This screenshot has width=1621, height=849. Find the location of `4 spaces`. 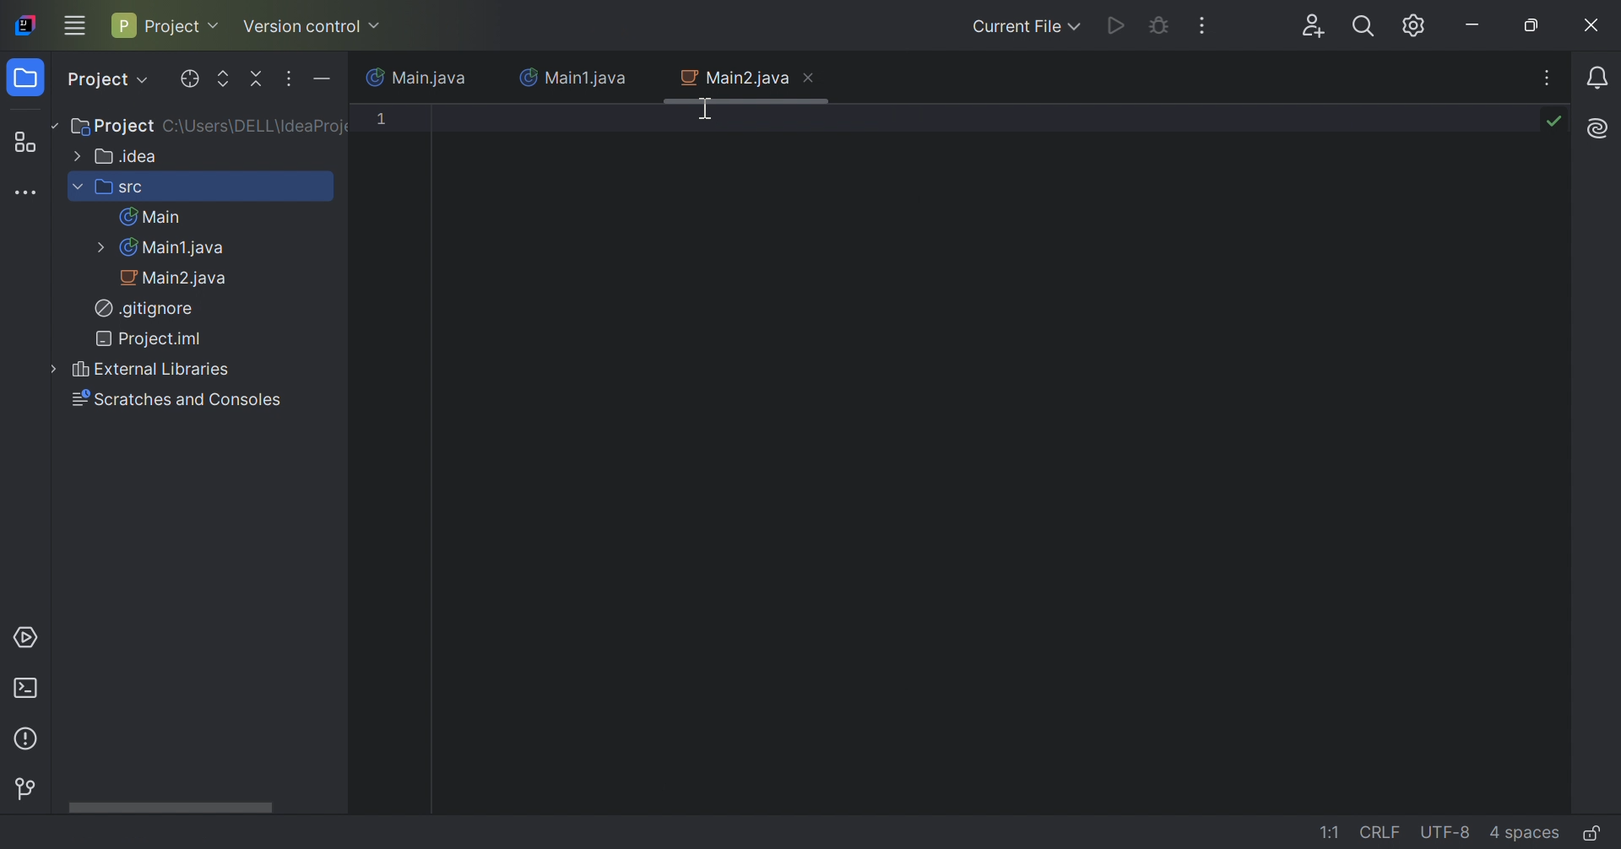

4 spaces is located at coordinates (1524, 831).